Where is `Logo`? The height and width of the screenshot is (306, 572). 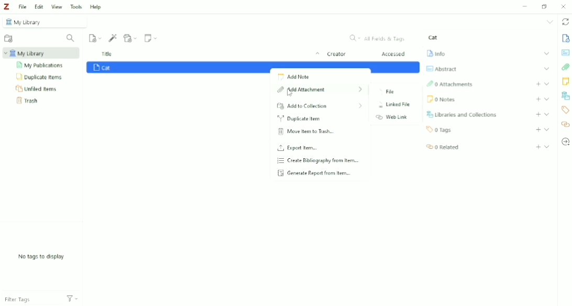
Logo is located at coordinates (6, 6).